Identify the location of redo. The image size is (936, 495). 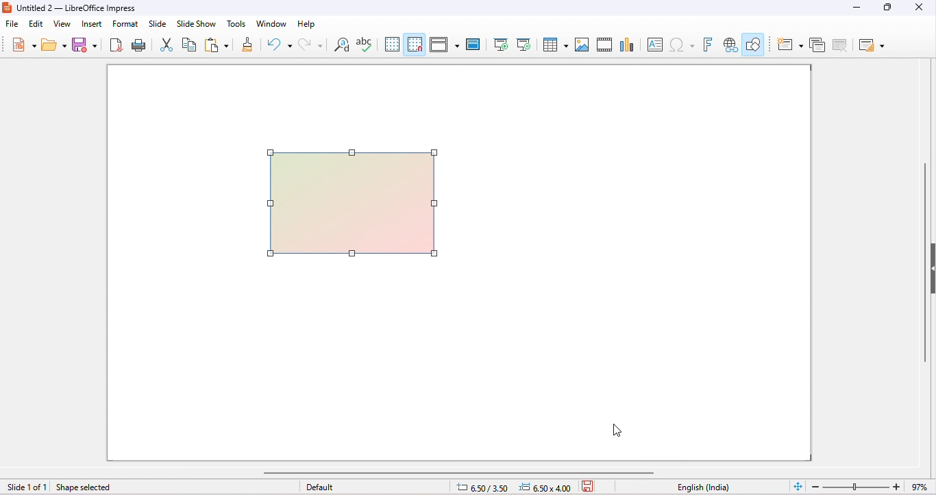
(312, 46).